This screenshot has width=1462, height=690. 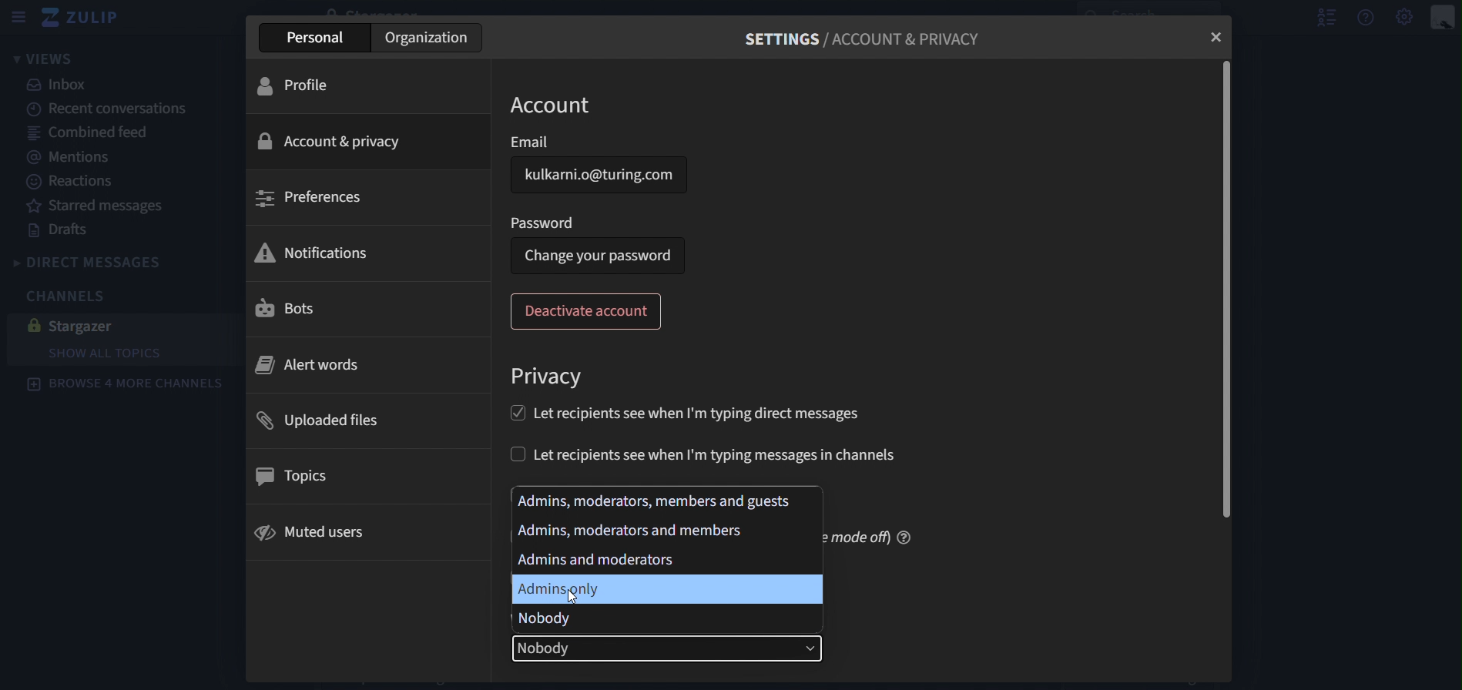 I want to click on starred messages, so click(x=103, y=206).